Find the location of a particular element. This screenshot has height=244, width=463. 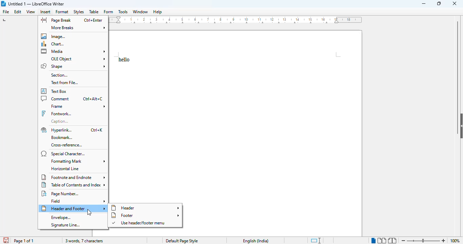

text is located at coordinates (124, 60).